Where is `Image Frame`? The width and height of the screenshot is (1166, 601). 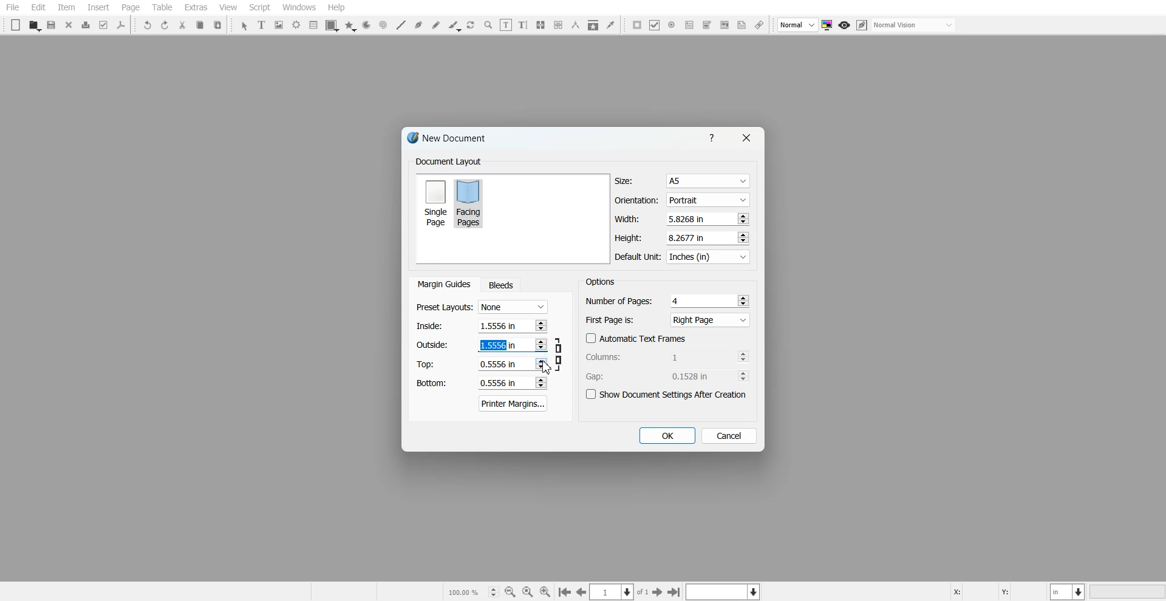
Image Frame is located at coordinates (279, 25).